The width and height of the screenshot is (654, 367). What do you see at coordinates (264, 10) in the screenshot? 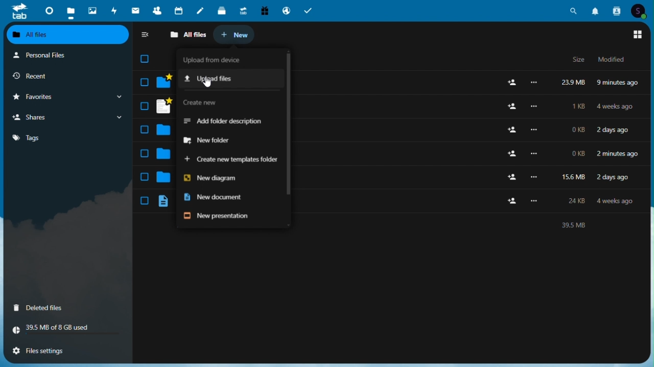
I see `free trail` at bounding box center [264, 10].